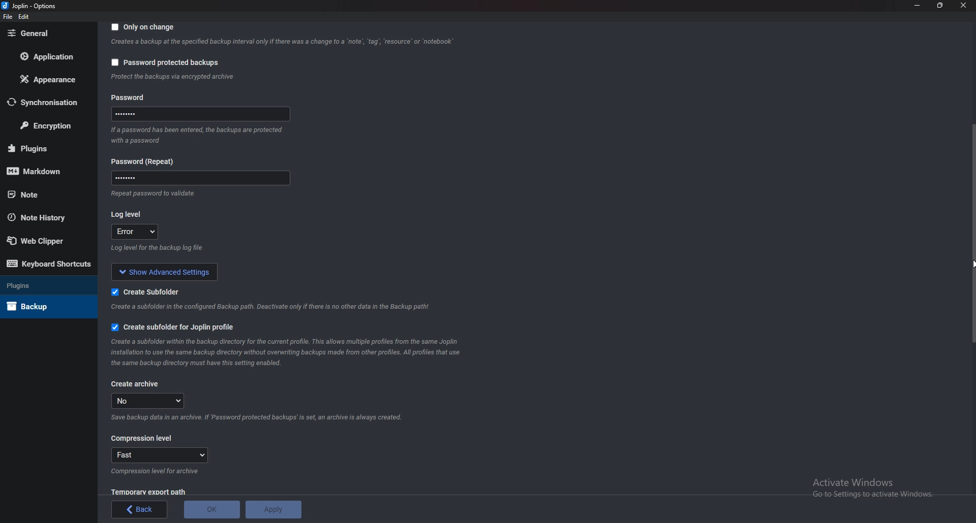 This screenshot has width=976, height=523. Describe the element at coordinates (199, 116) in the screenshot. I see `Password` at that location.